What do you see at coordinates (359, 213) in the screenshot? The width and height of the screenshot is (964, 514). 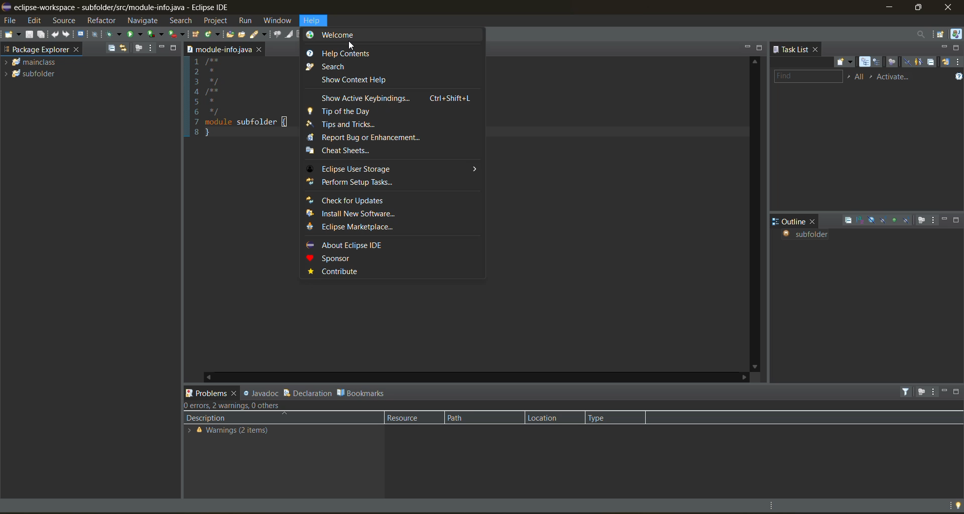 I see `install new software` at bounding box center [359, 213].